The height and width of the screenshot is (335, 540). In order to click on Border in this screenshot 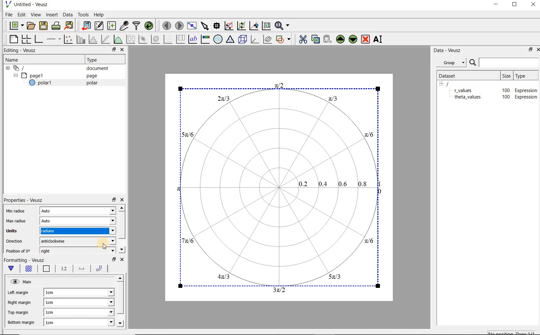, I will do `click(48, 269)`.